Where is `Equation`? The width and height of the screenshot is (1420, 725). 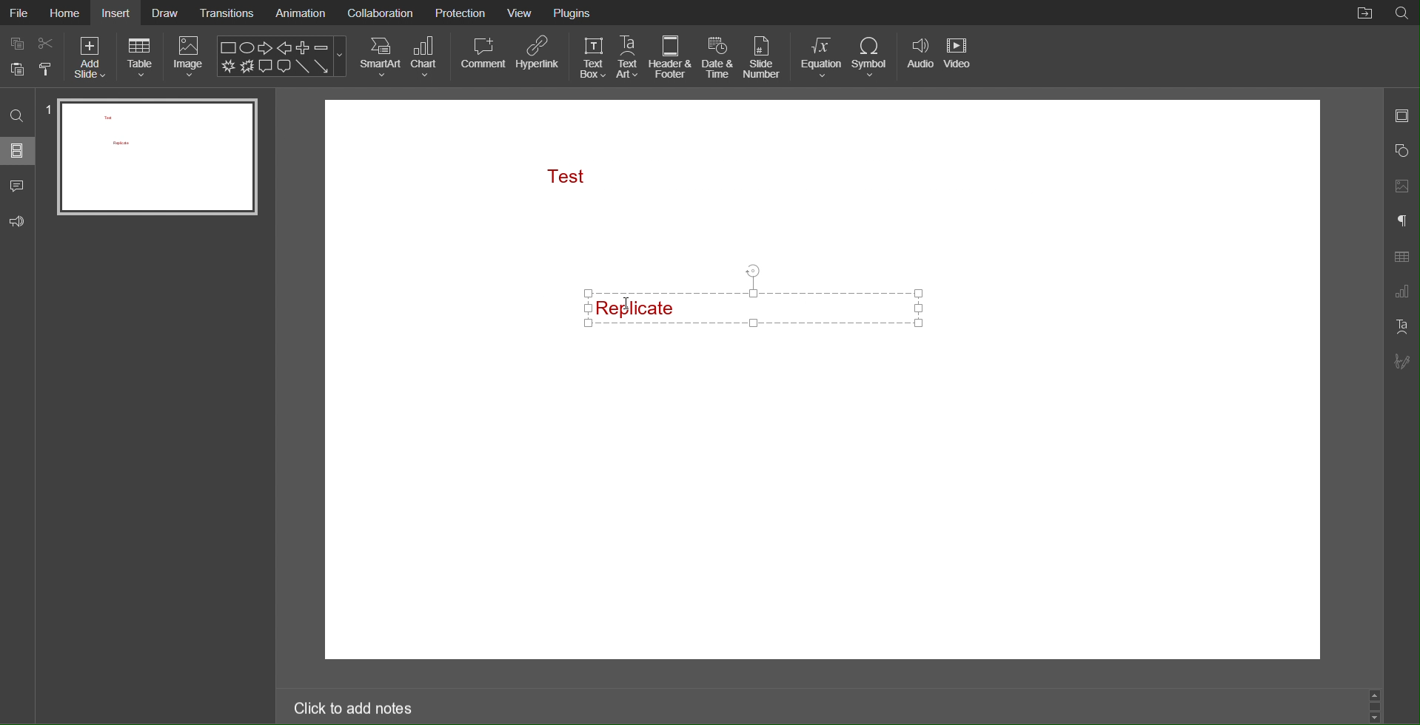
Equation is located at coordinates (821, 58).